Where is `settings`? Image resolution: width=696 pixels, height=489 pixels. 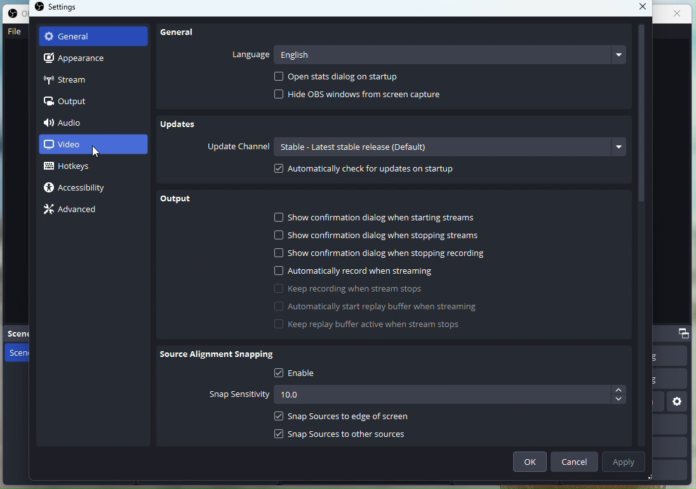 settings is located at coordinates (678, 402).